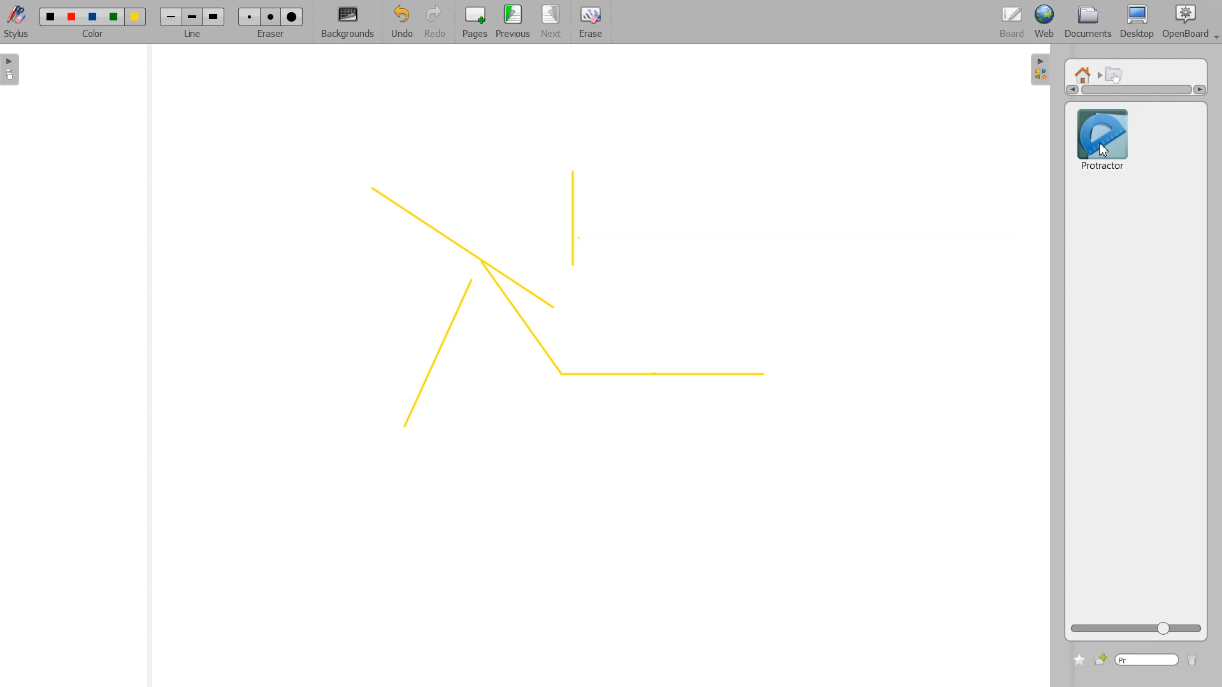 Image resolution: width=1222 pixels, height=687 pixels. I want to click on Next, so click(552, 22).